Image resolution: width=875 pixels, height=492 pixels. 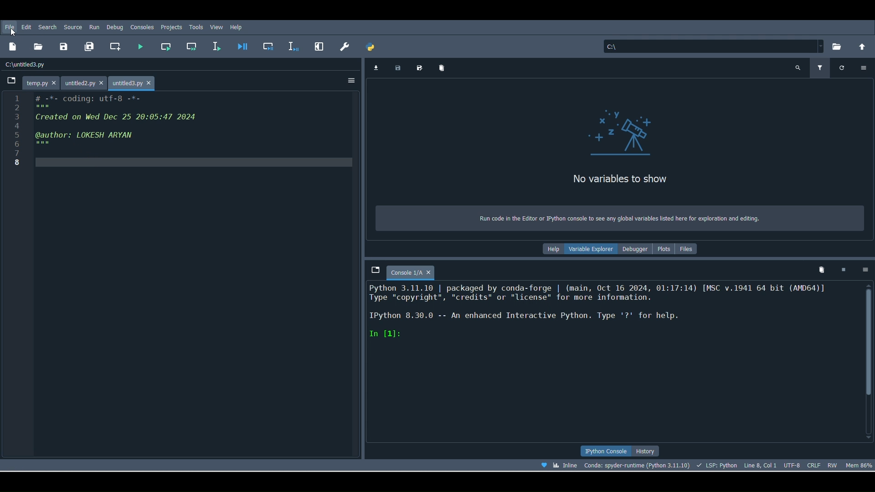 I want to click on C:\untitled3.py, so click(x=38, y=64).